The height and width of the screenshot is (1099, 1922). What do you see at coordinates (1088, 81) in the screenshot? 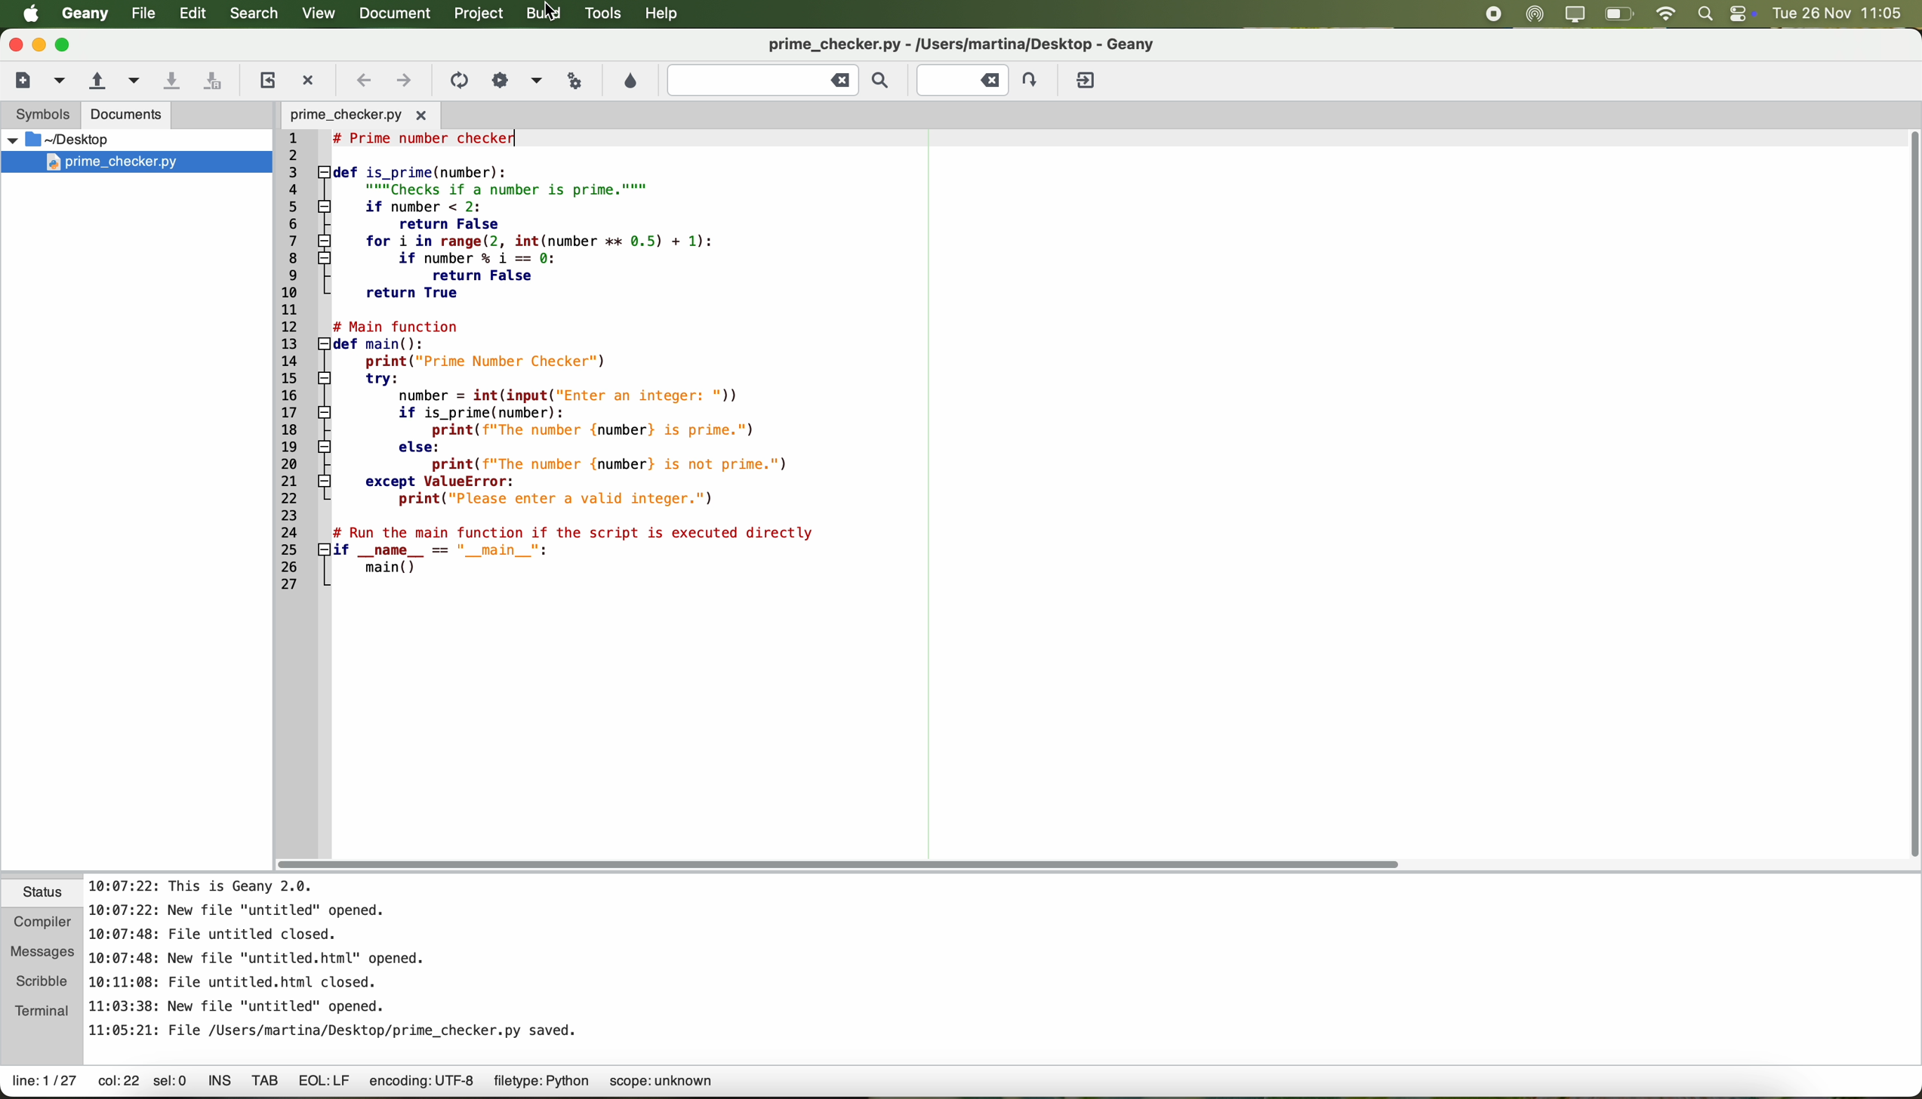
I see `quit Geany` at bounding box center [1088, 81].